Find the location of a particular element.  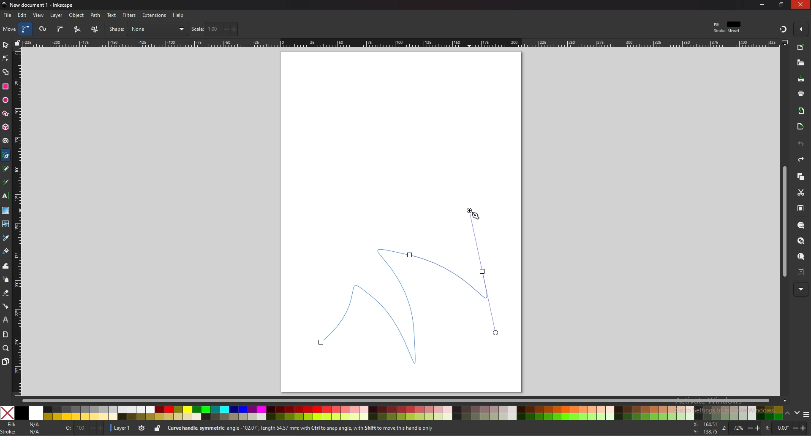

ellipse is located at coordinates (5, 100).